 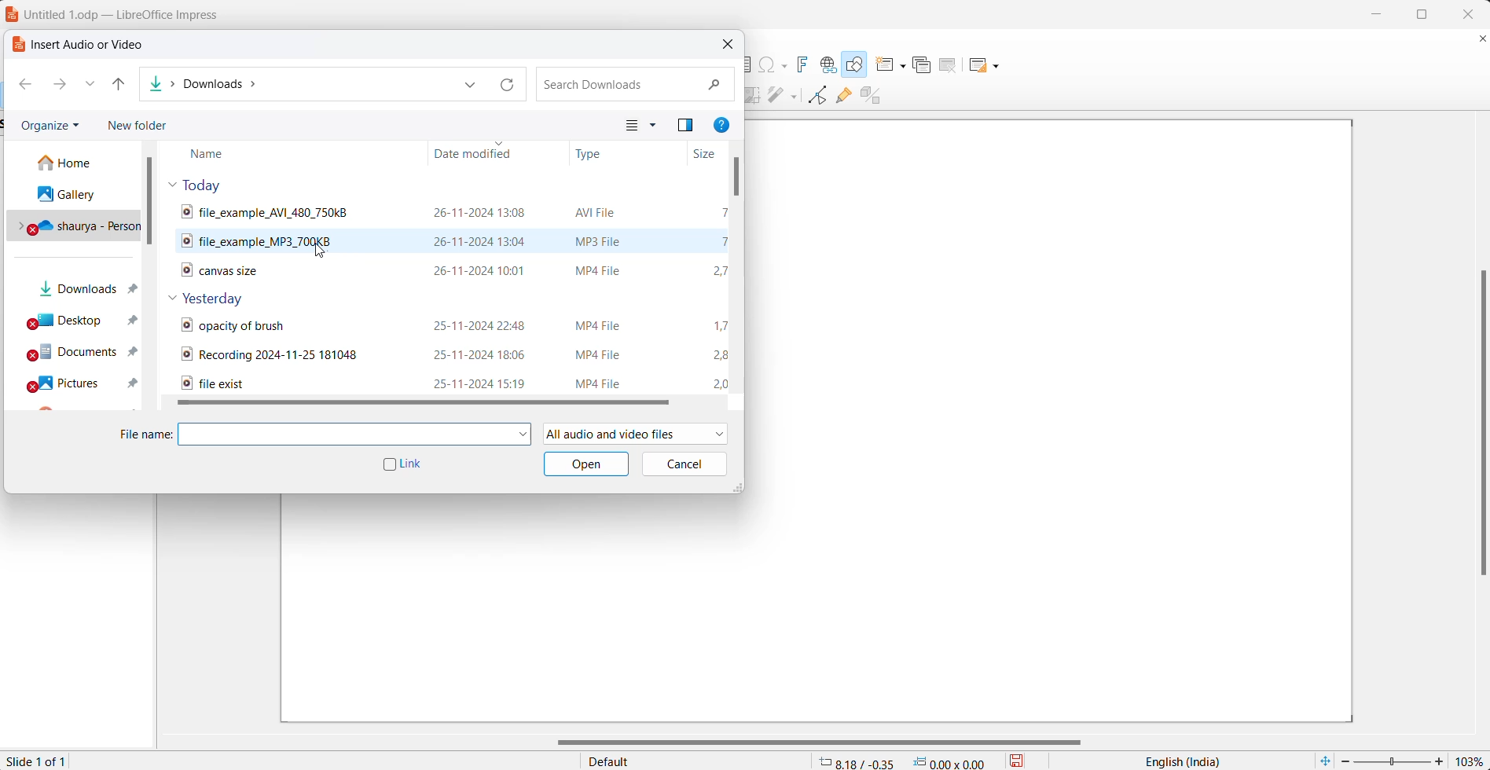 I want to click on horizontal scroll bar, so click(x=439, y=406).